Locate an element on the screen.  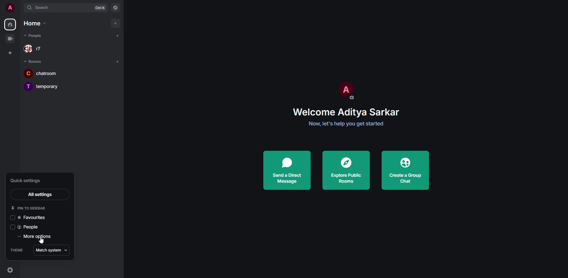
rooms is located at coordinates (34, 61).